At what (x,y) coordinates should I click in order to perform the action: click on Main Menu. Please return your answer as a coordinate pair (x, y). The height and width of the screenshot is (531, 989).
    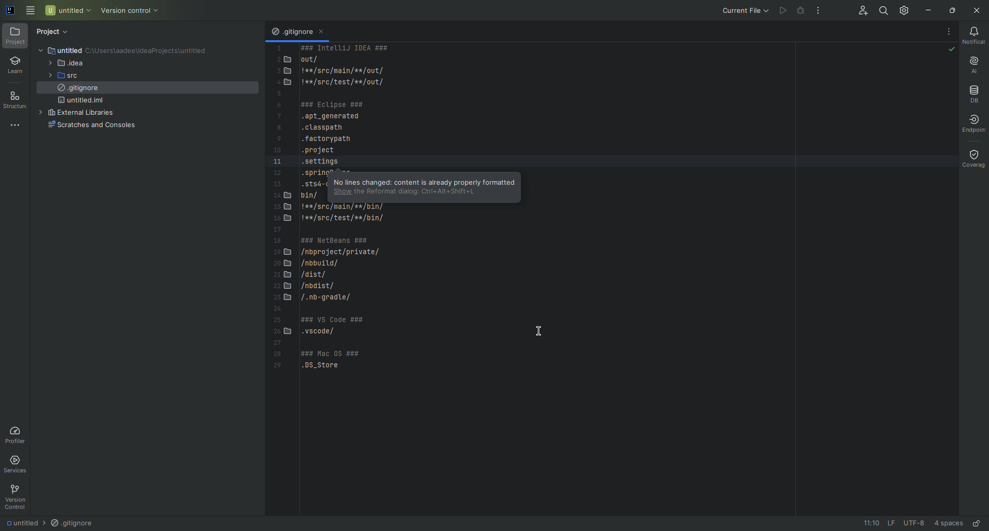
    Looking at the image, I should click on (31, 11).